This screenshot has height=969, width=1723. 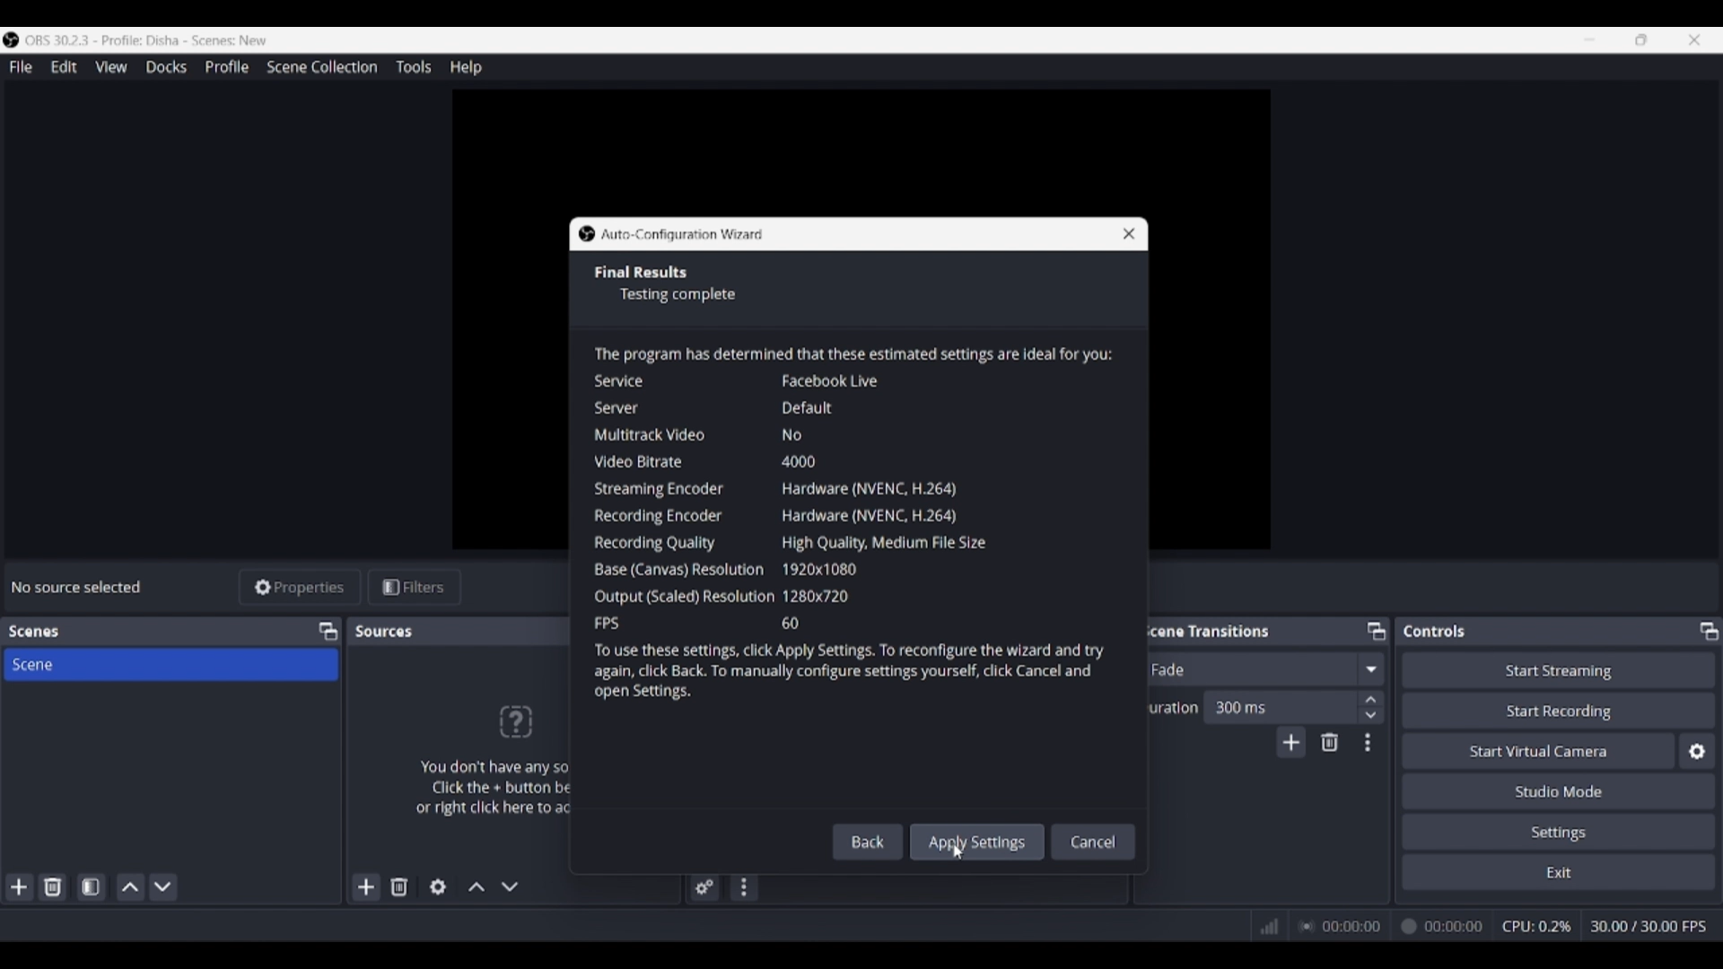 What do you see at coordinates (20, 887) in the screenshot?
I see `Add scene` at bounding box center [20, 887].